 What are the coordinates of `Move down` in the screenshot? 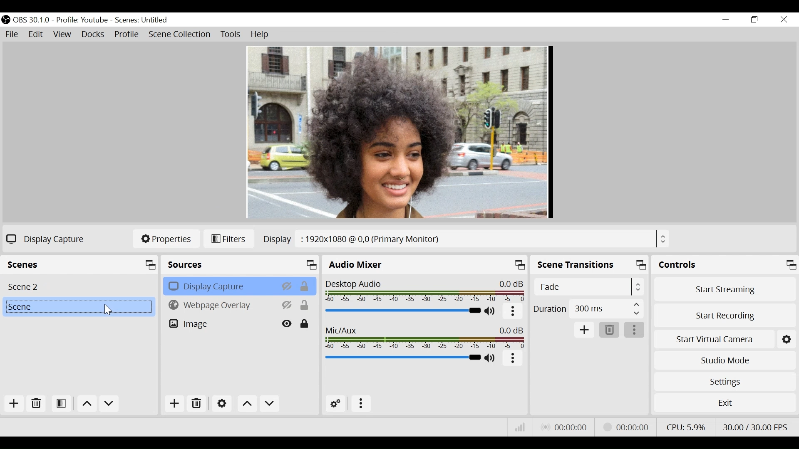 It's located at (109, 404).